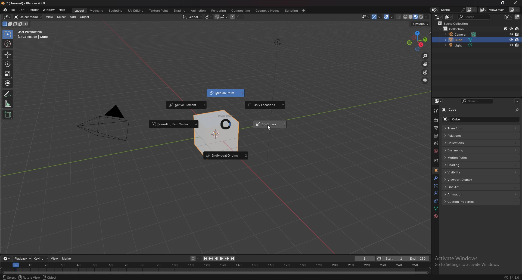  I want to click on marker, so click(67, 259).